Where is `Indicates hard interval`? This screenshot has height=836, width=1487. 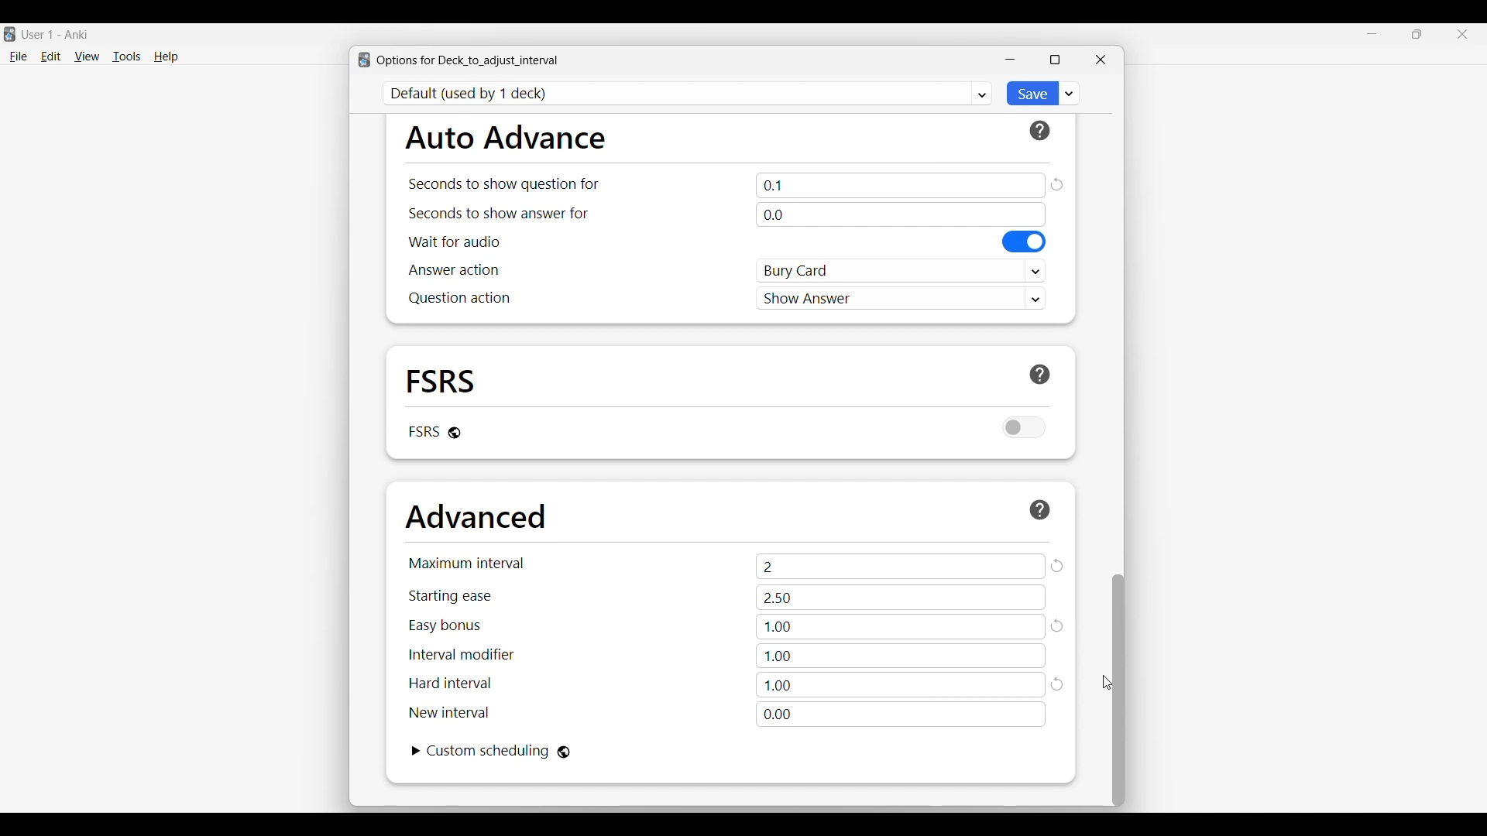 Indicates hard interval is located at coordinates (451, 684).